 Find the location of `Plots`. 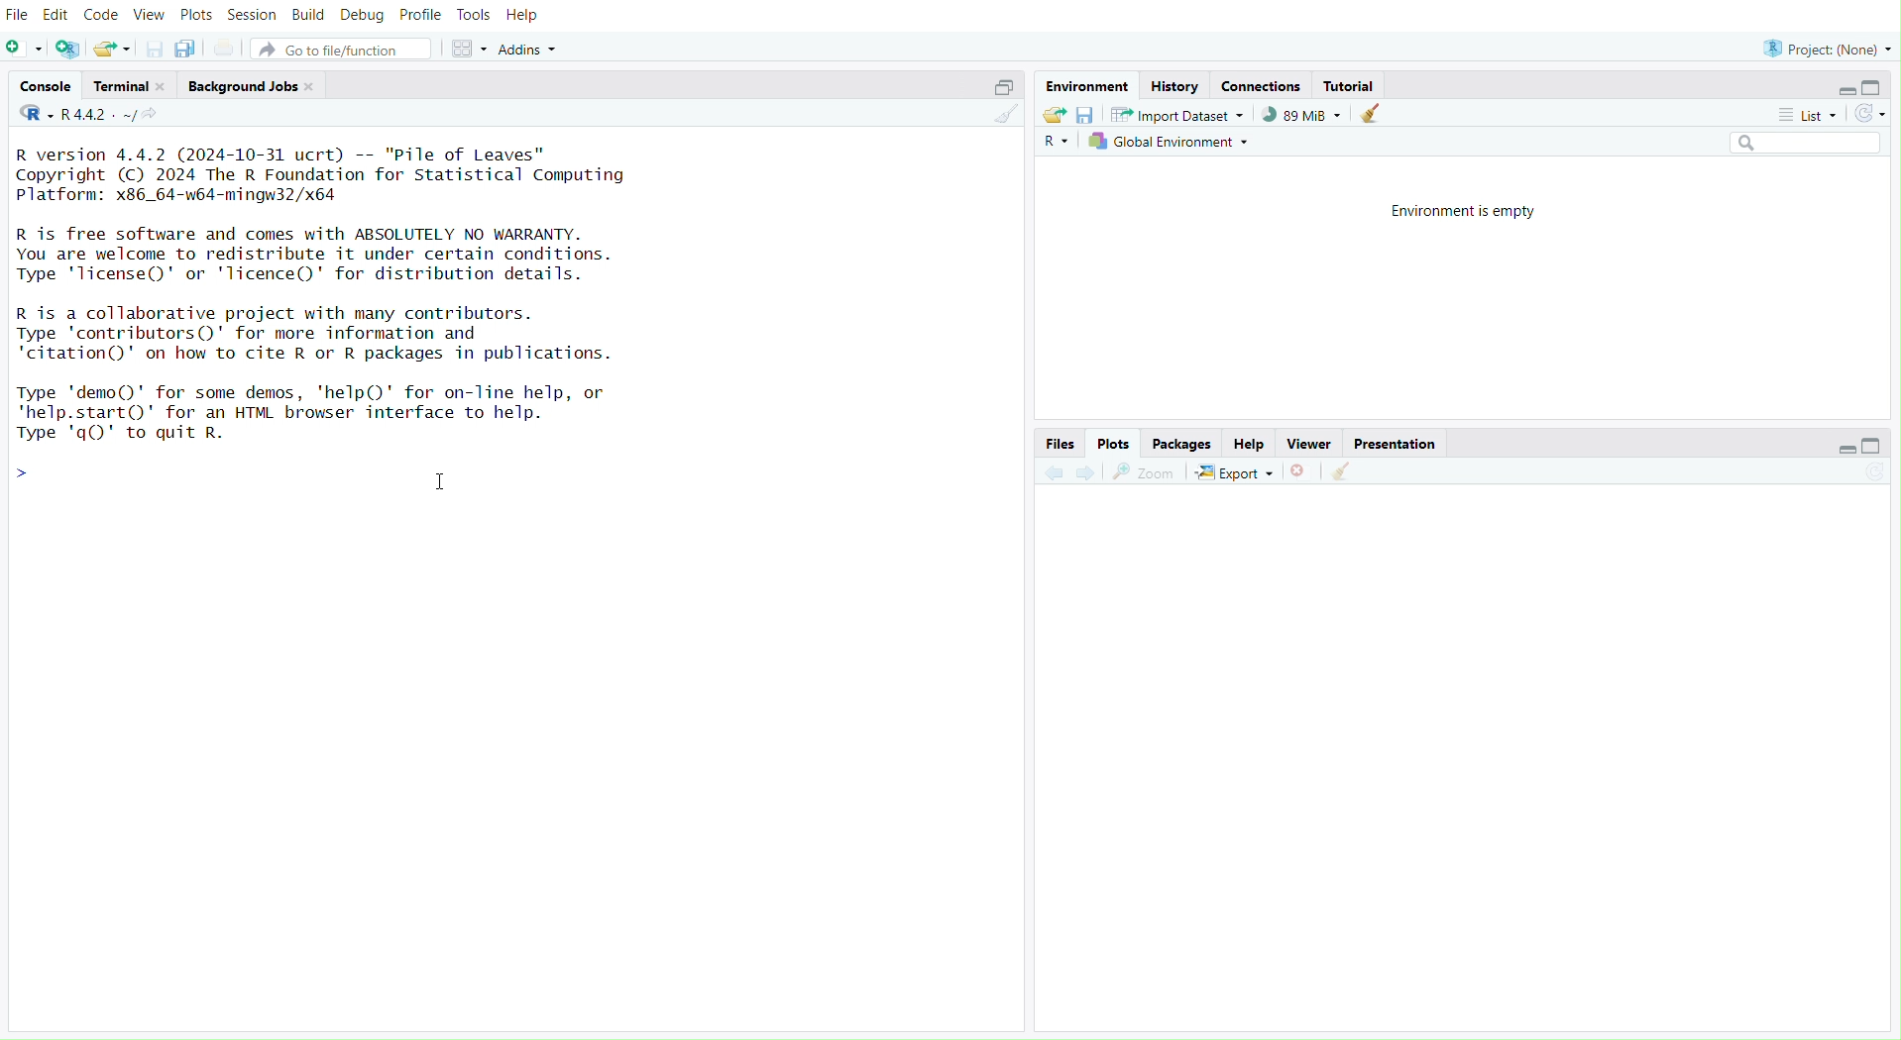

Plots is located at coordinates (1116, 441).